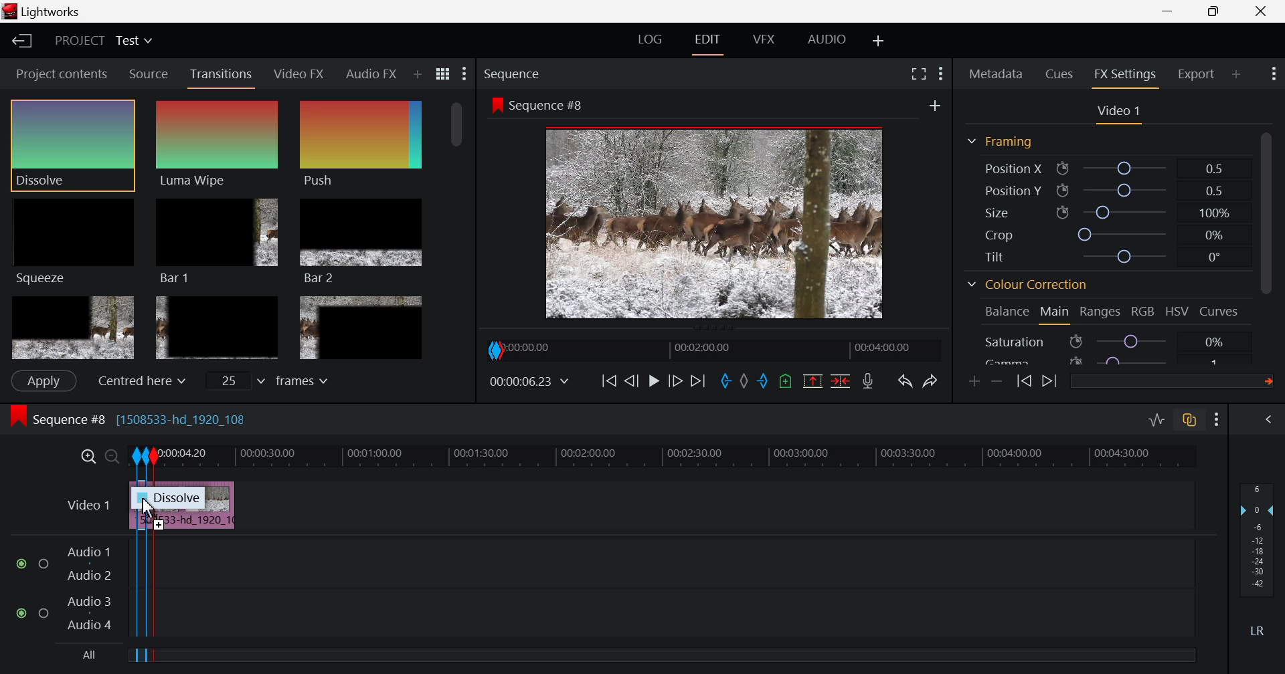 This screenshot has height=674, width=1285. I want to click on Video Frame Time, so click(531, 382).